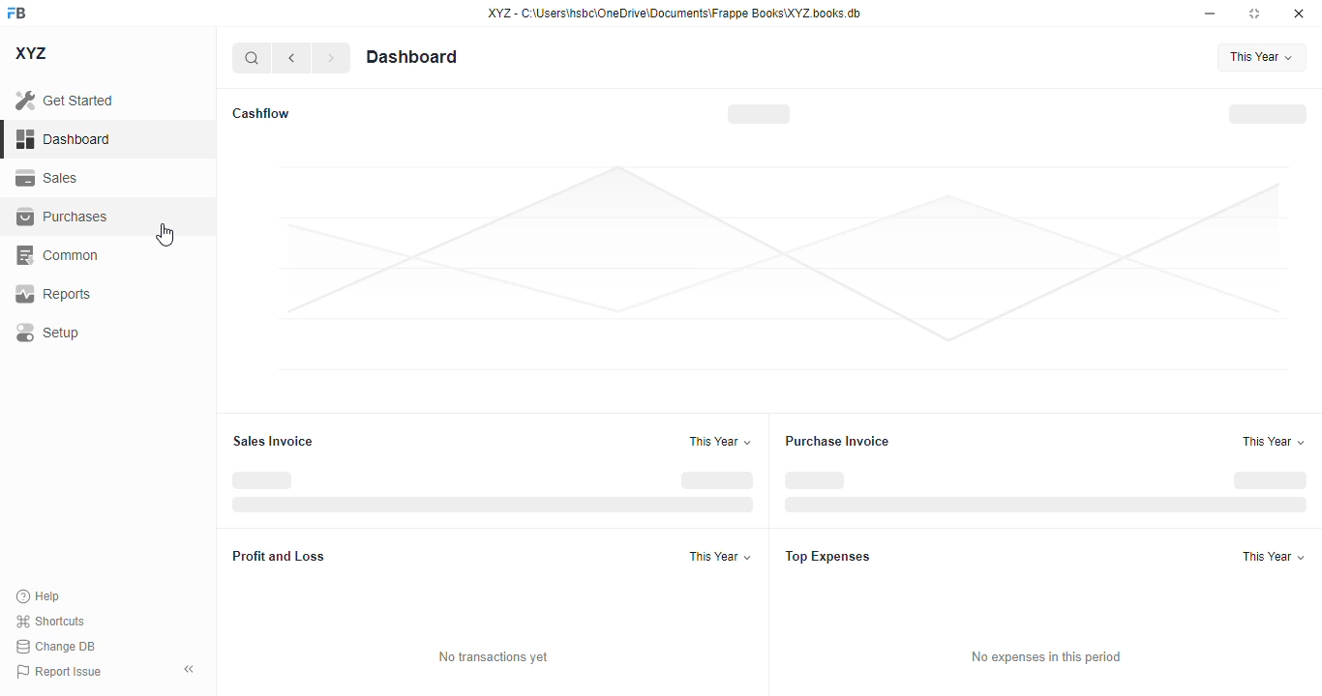 This screenshot has width=1322, height=696. I want to click on minimize, so click(1210, 13).